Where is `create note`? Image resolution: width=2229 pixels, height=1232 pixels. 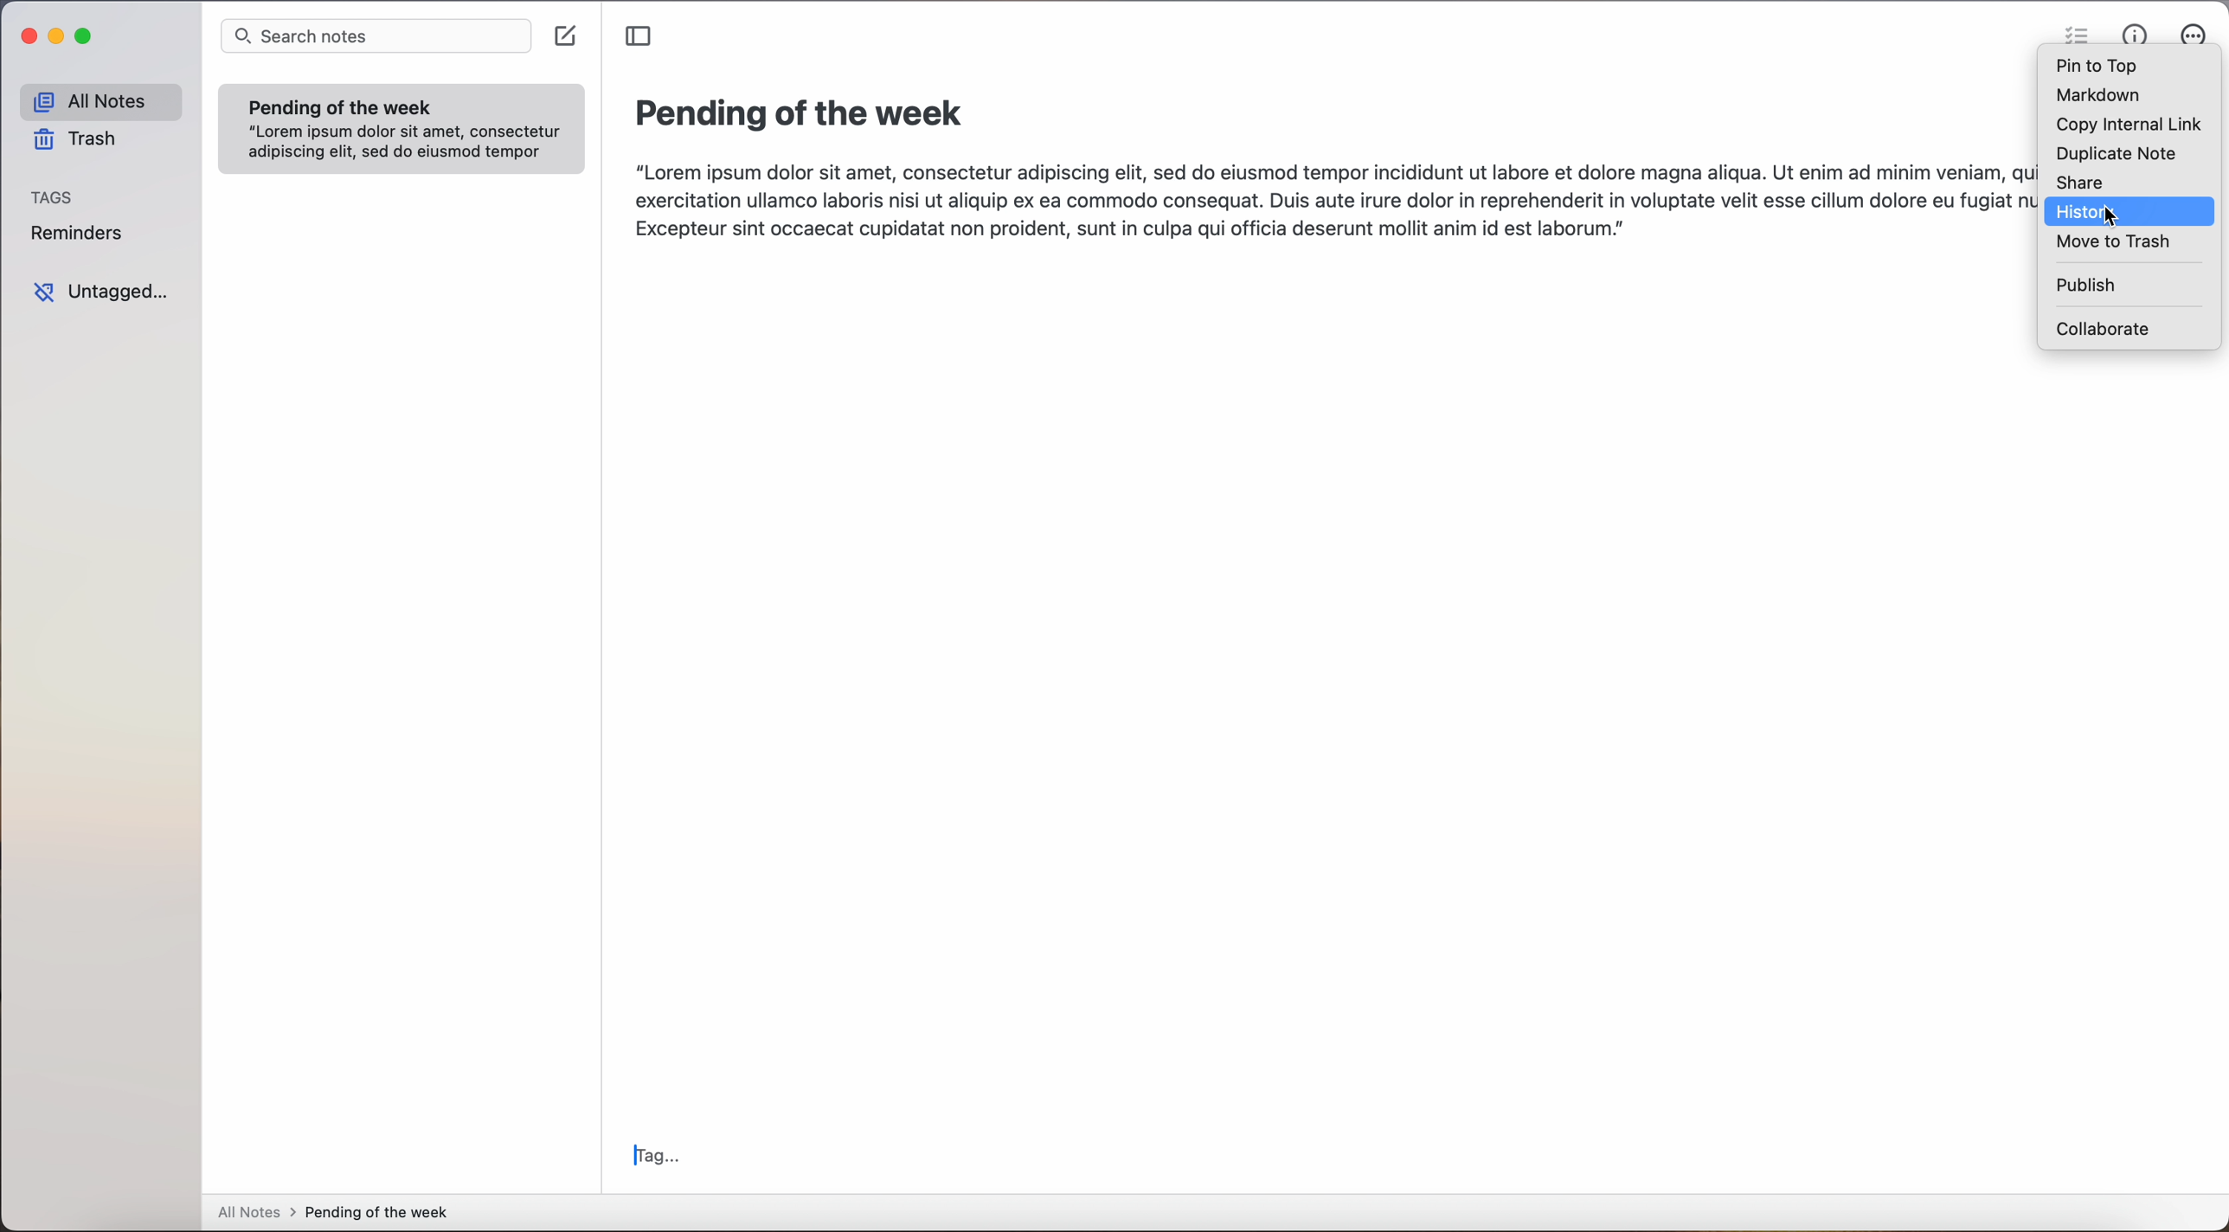
create note is located at coordinates (567, 36).